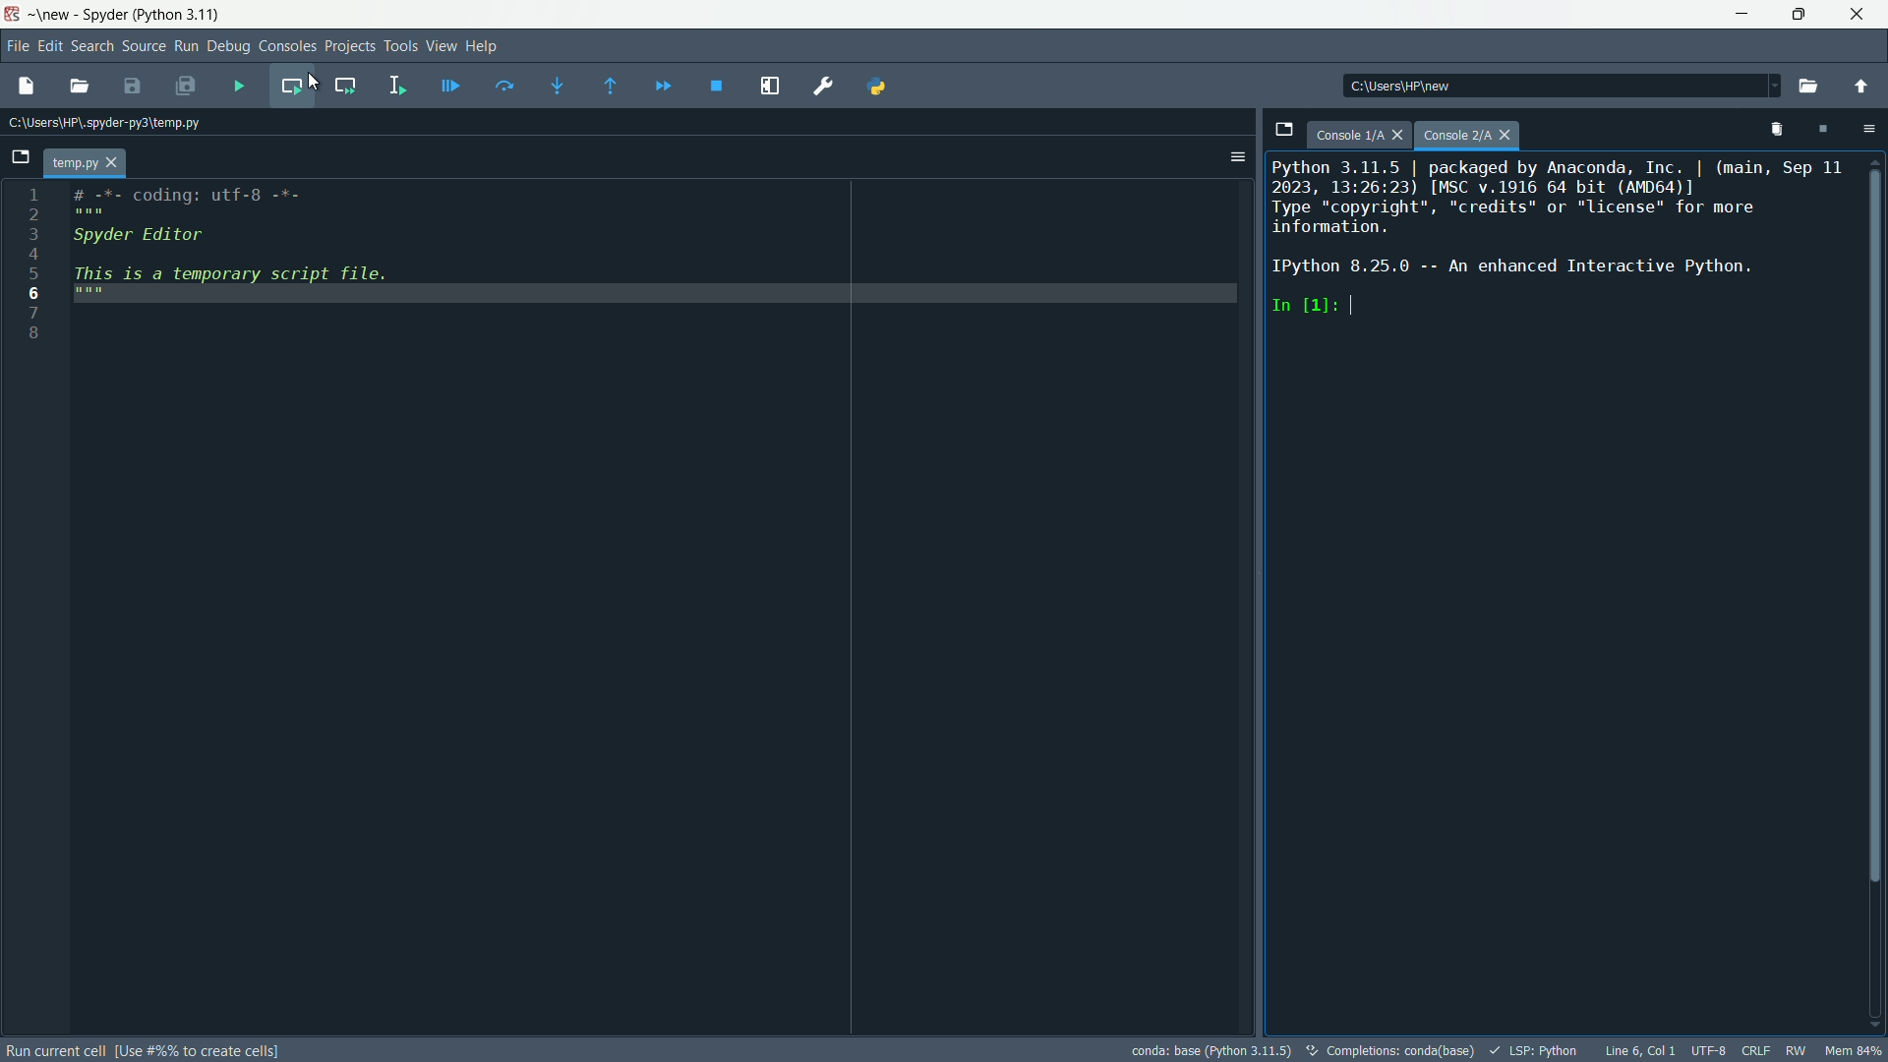 The image size is (1888, 1062). Describe the element at coordinates (1824, 128) in the screenshot. I see `interrupt kernal` at that location.